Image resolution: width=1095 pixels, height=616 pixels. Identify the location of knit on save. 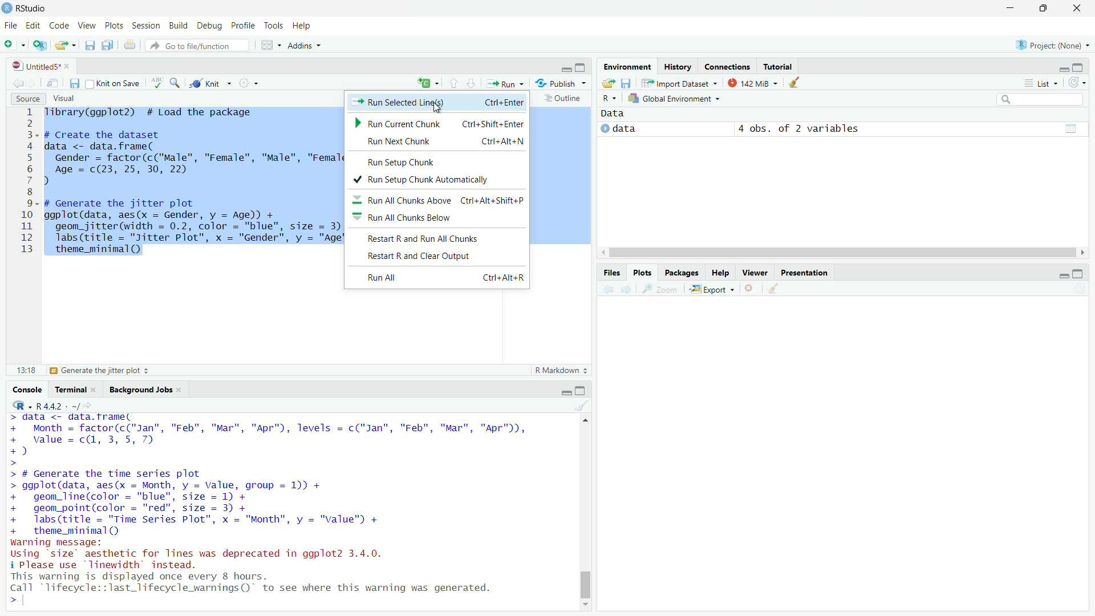
(115, 83).